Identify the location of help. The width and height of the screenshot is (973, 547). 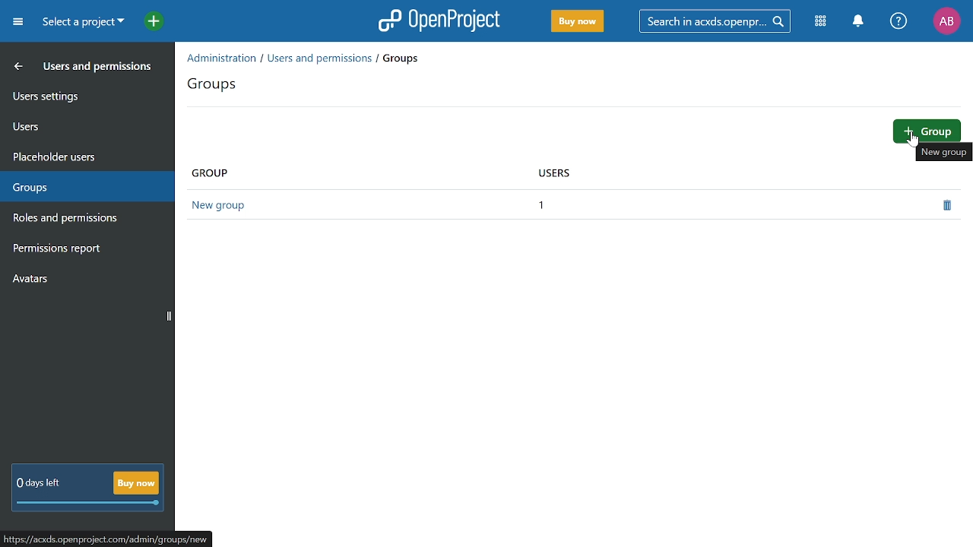
(899, 21).